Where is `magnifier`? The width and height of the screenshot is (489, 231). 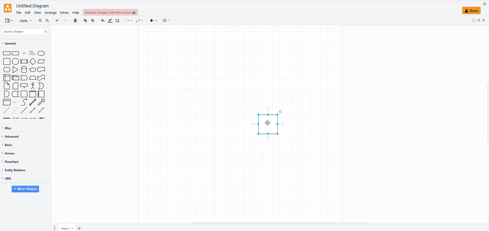 magnifier is located at coordinates (25, 21).